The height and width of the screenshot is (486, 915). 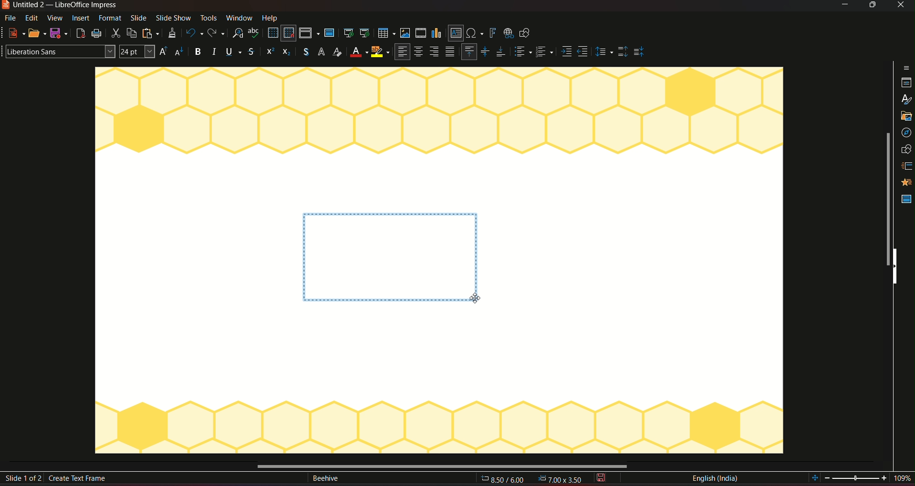 I want to click on minimize, so click(x=843, y=6).